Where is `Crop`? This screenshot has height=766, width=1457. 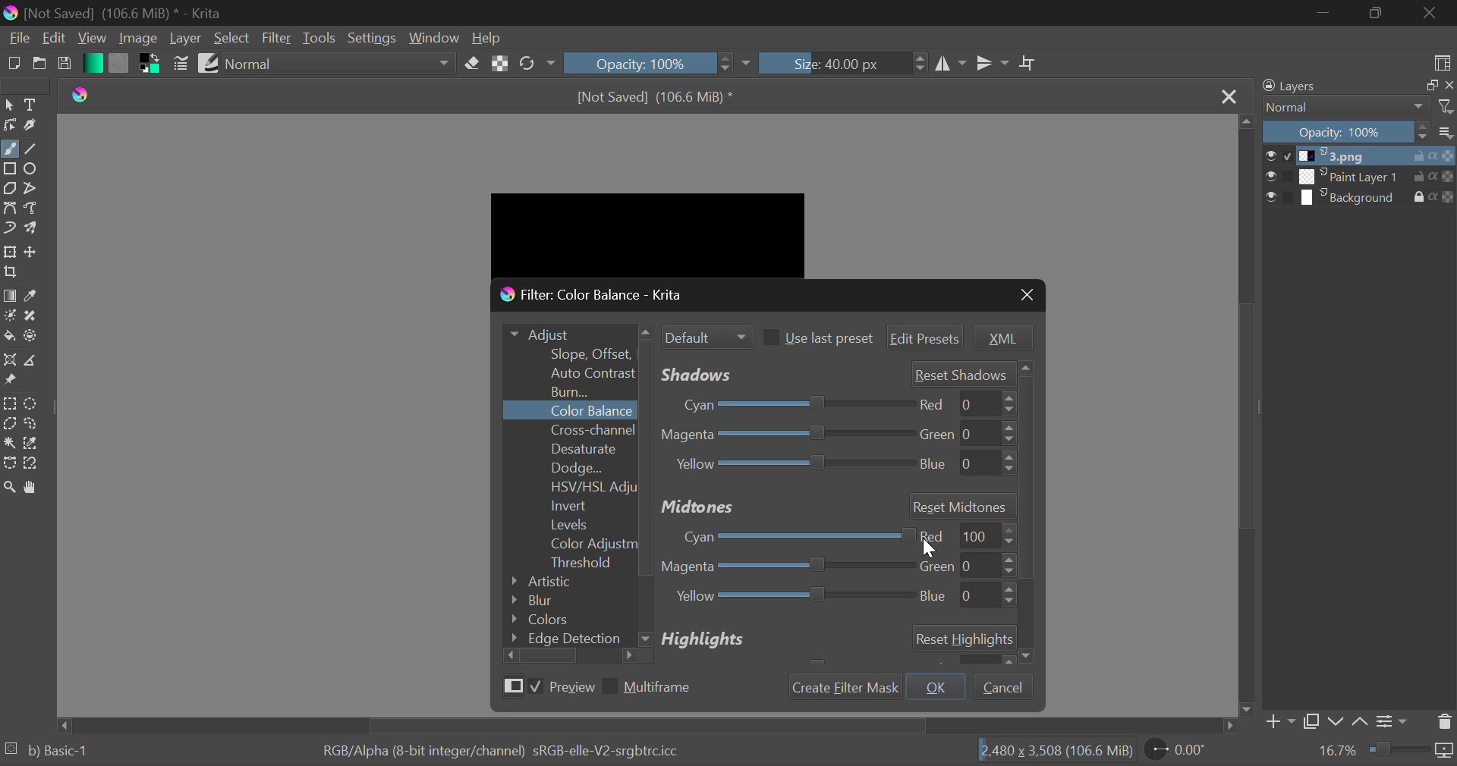 Crop is located at coordinates (1026, 62).